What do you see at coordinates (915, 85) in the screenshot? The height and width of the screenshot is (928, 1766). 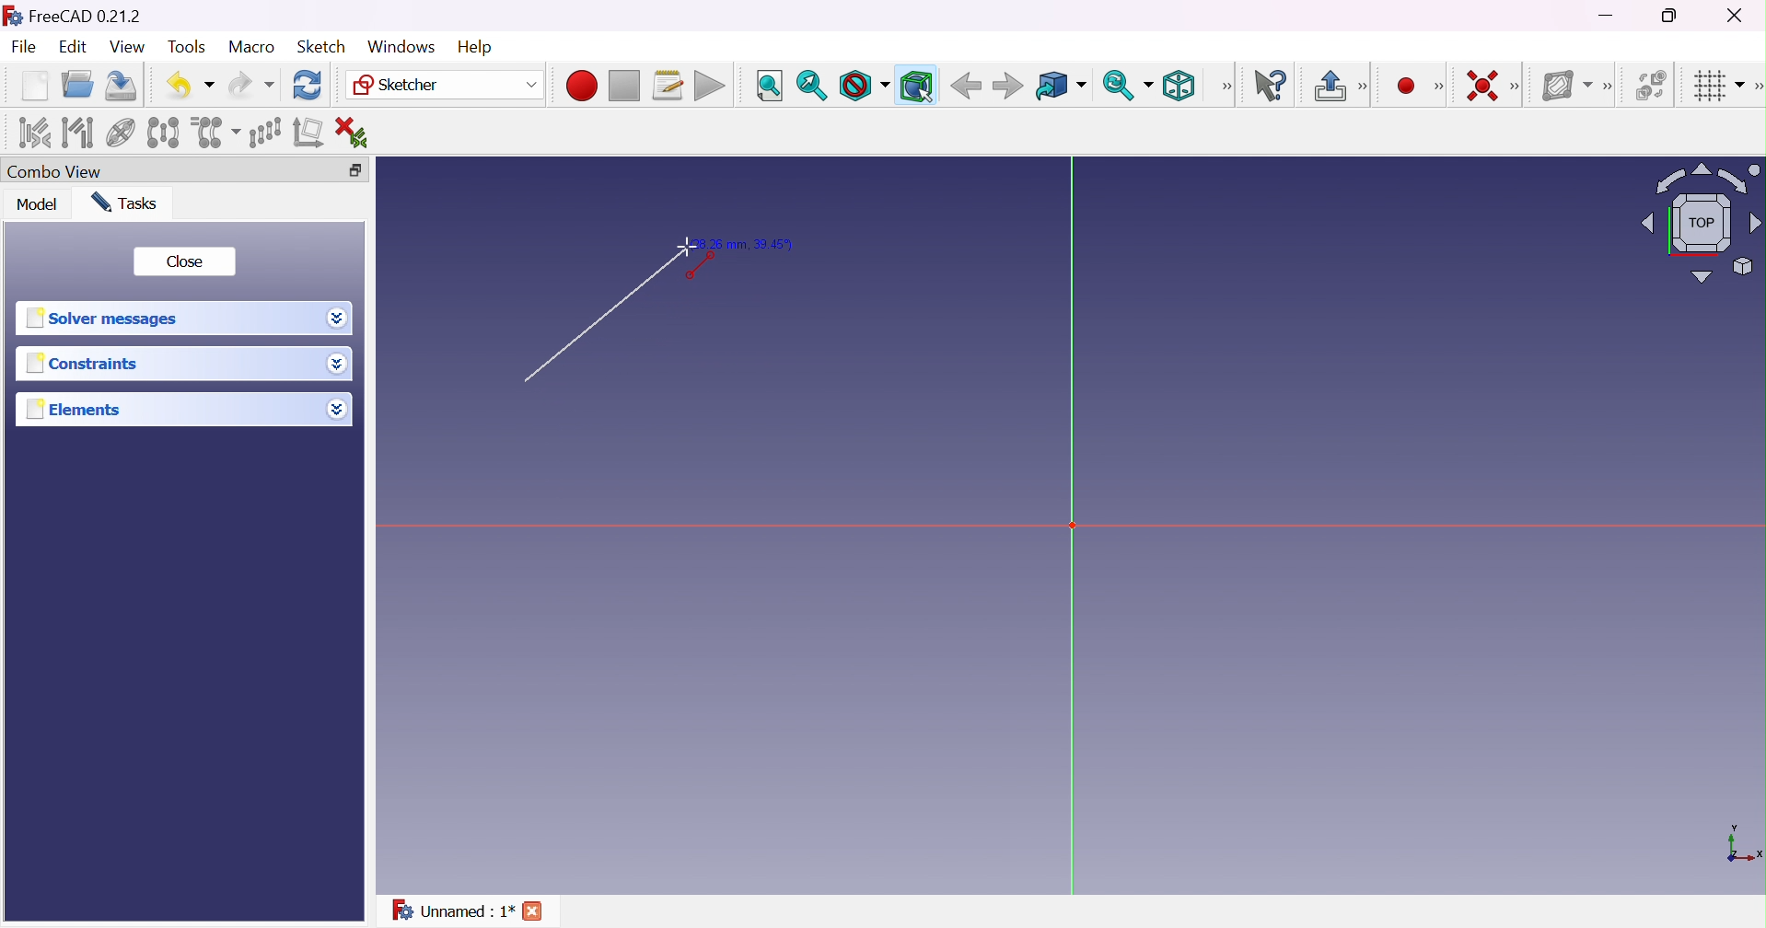 I see `Bounding box` at bounding box center [915, 85].